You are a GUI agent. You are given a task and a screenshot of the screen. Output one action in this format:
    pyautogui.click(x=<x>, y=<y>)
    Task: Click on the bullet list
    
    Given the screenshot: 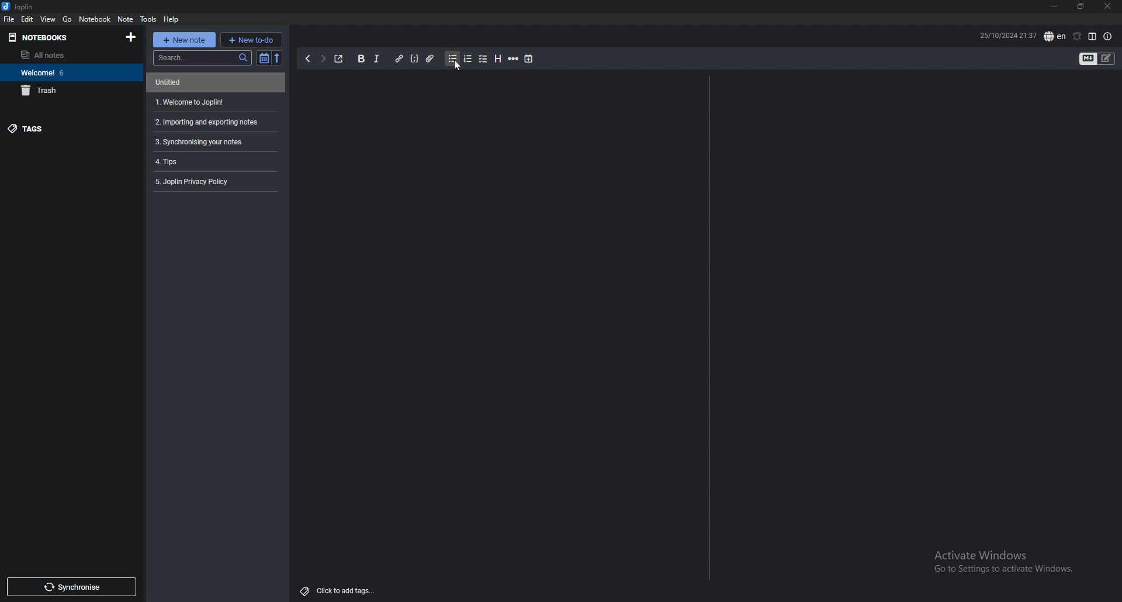 What is the action you would take?
    pyautogui.click(x=448, y=58)
    